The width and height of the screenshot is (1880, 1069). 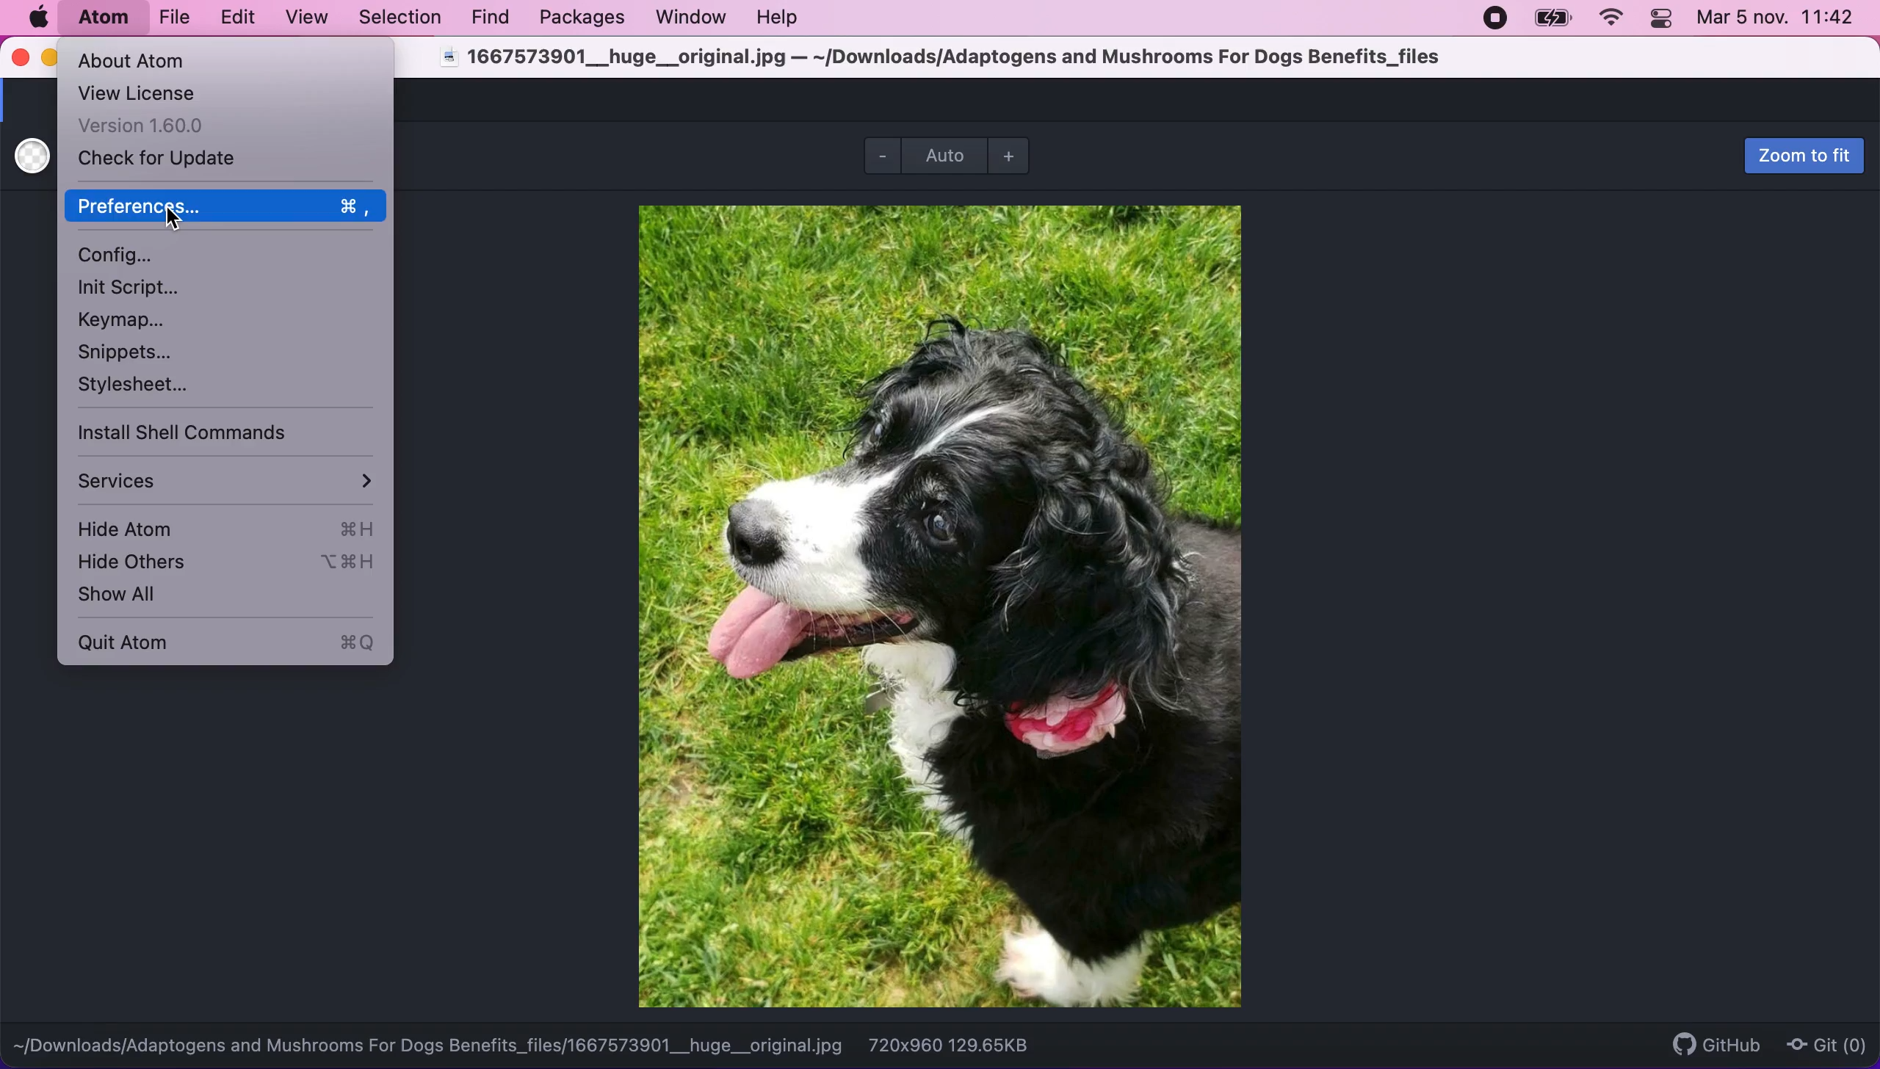 What do you see at coordinates (160, 598) in the screenshot?
I see `show all` at bounding box center [160, 598].